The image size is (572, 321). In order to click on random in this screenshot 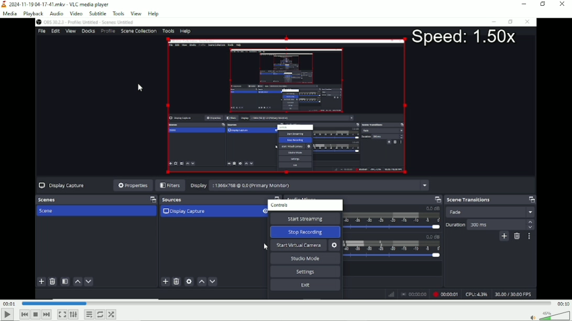, I will do `click(112, 315)`.